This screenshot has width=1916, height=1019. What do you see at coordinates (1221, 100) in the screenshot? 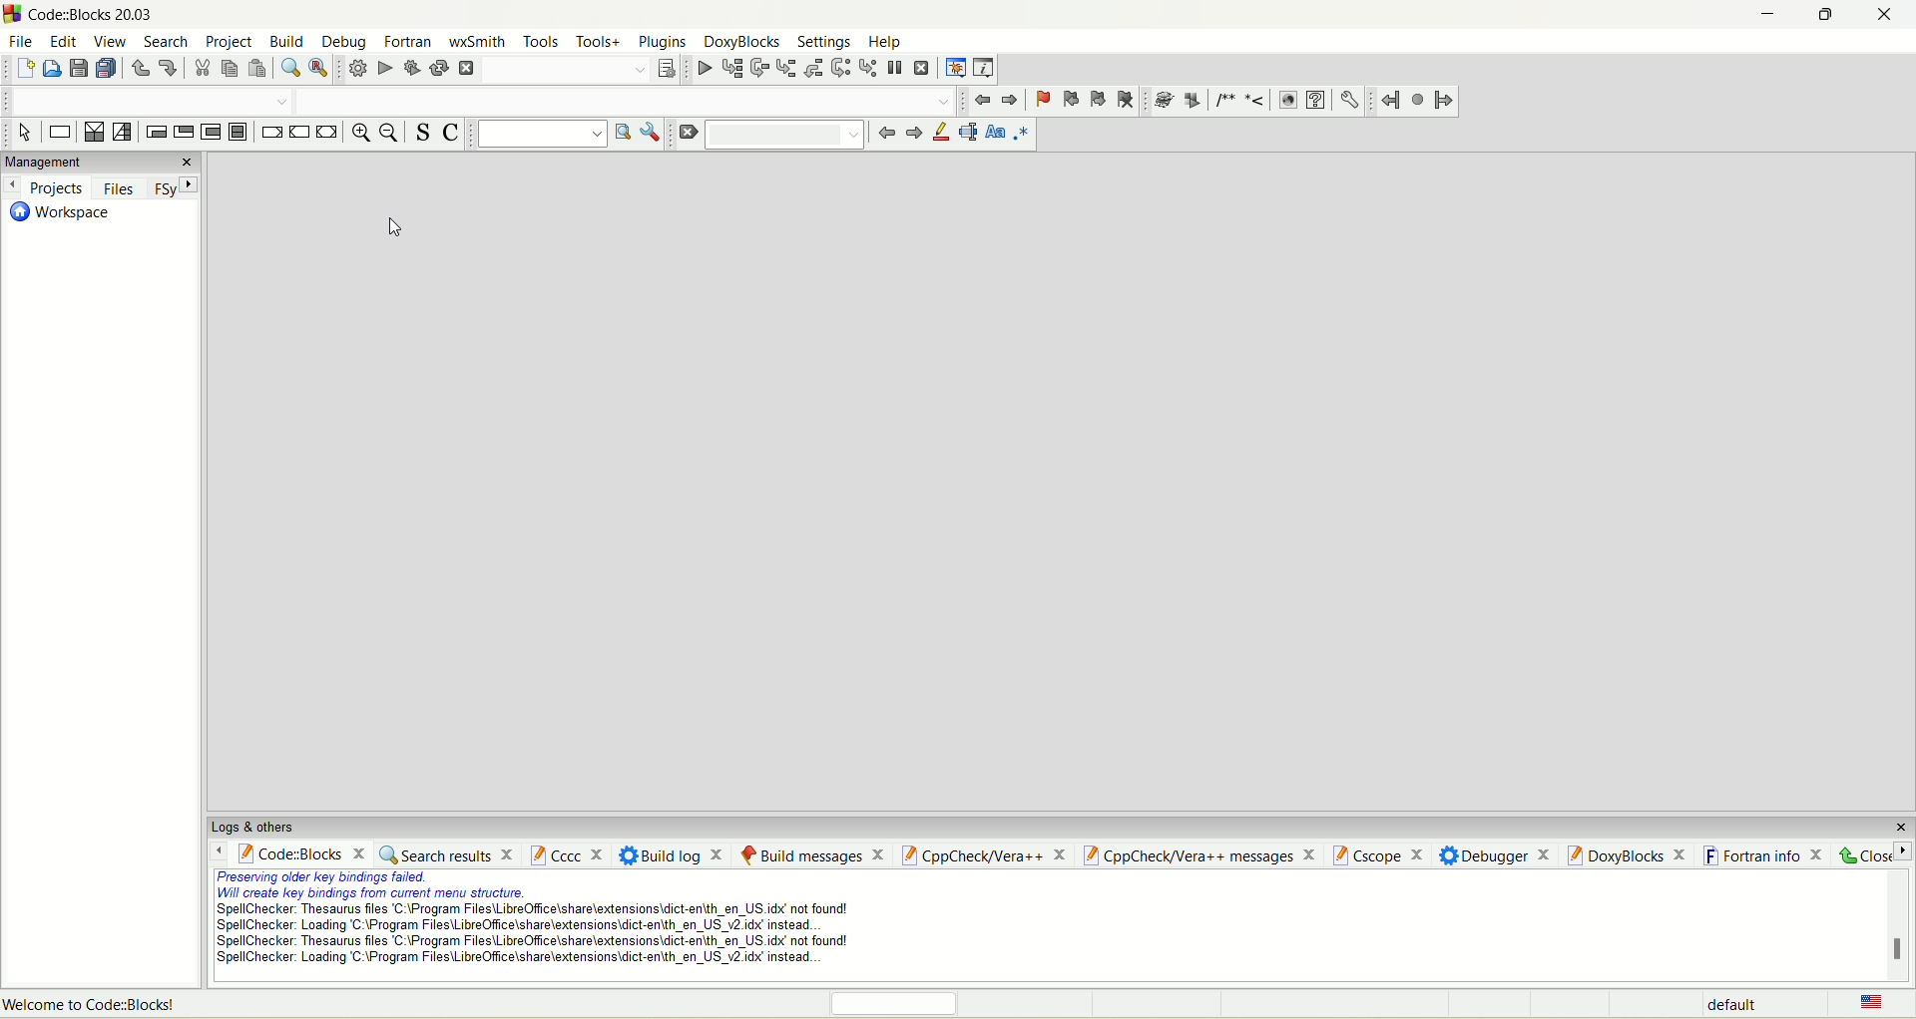
I see `Insert comment block` at bounding box center [1221, 100].